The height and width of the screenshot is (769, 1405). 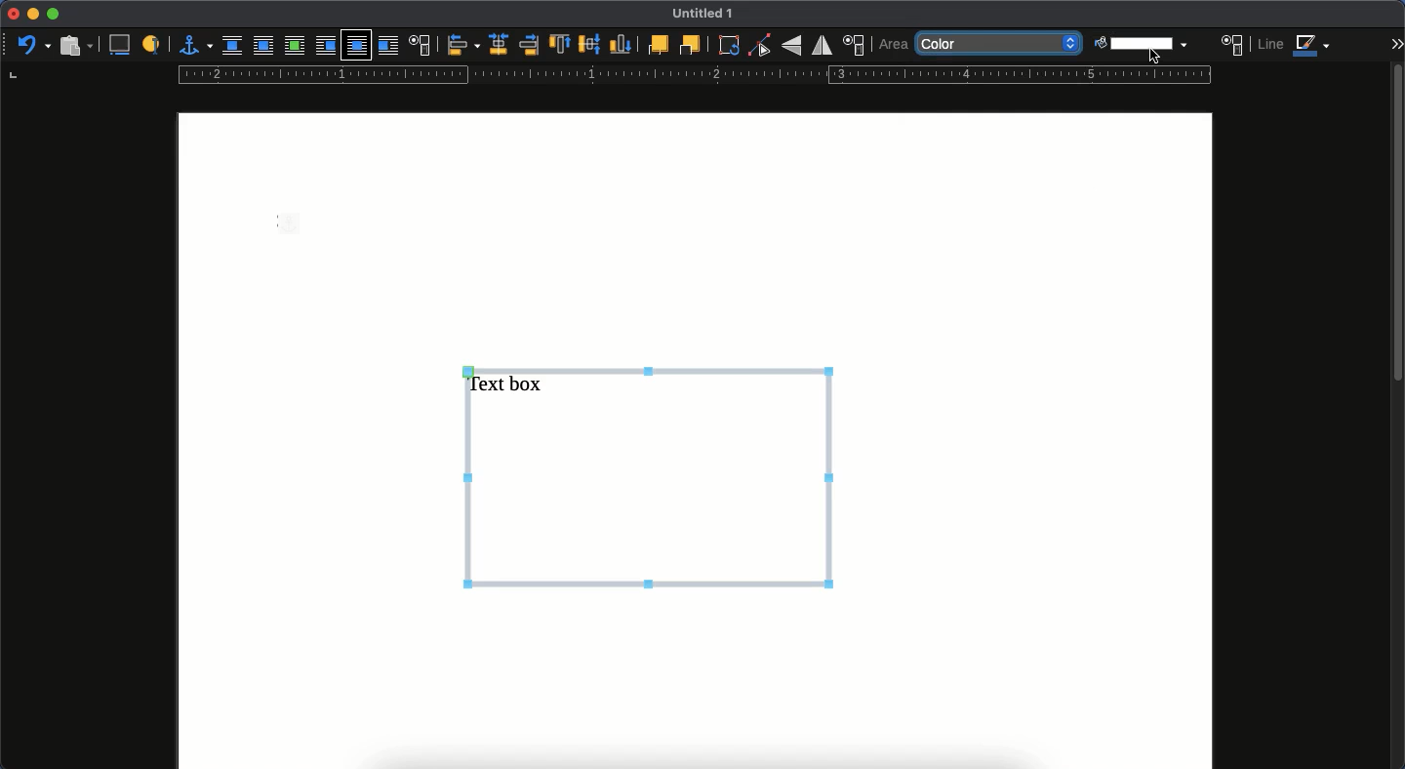 I want to click on none, so click(x=234, y=46).